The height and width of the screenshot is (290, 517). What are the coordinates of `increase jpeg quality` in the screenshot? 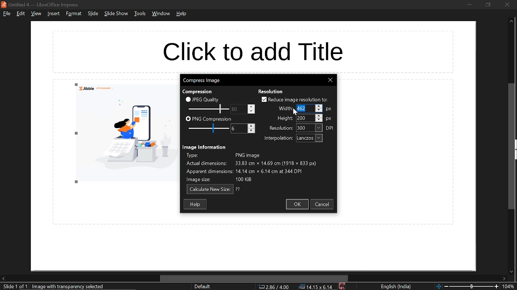 It's located at (251, 106).